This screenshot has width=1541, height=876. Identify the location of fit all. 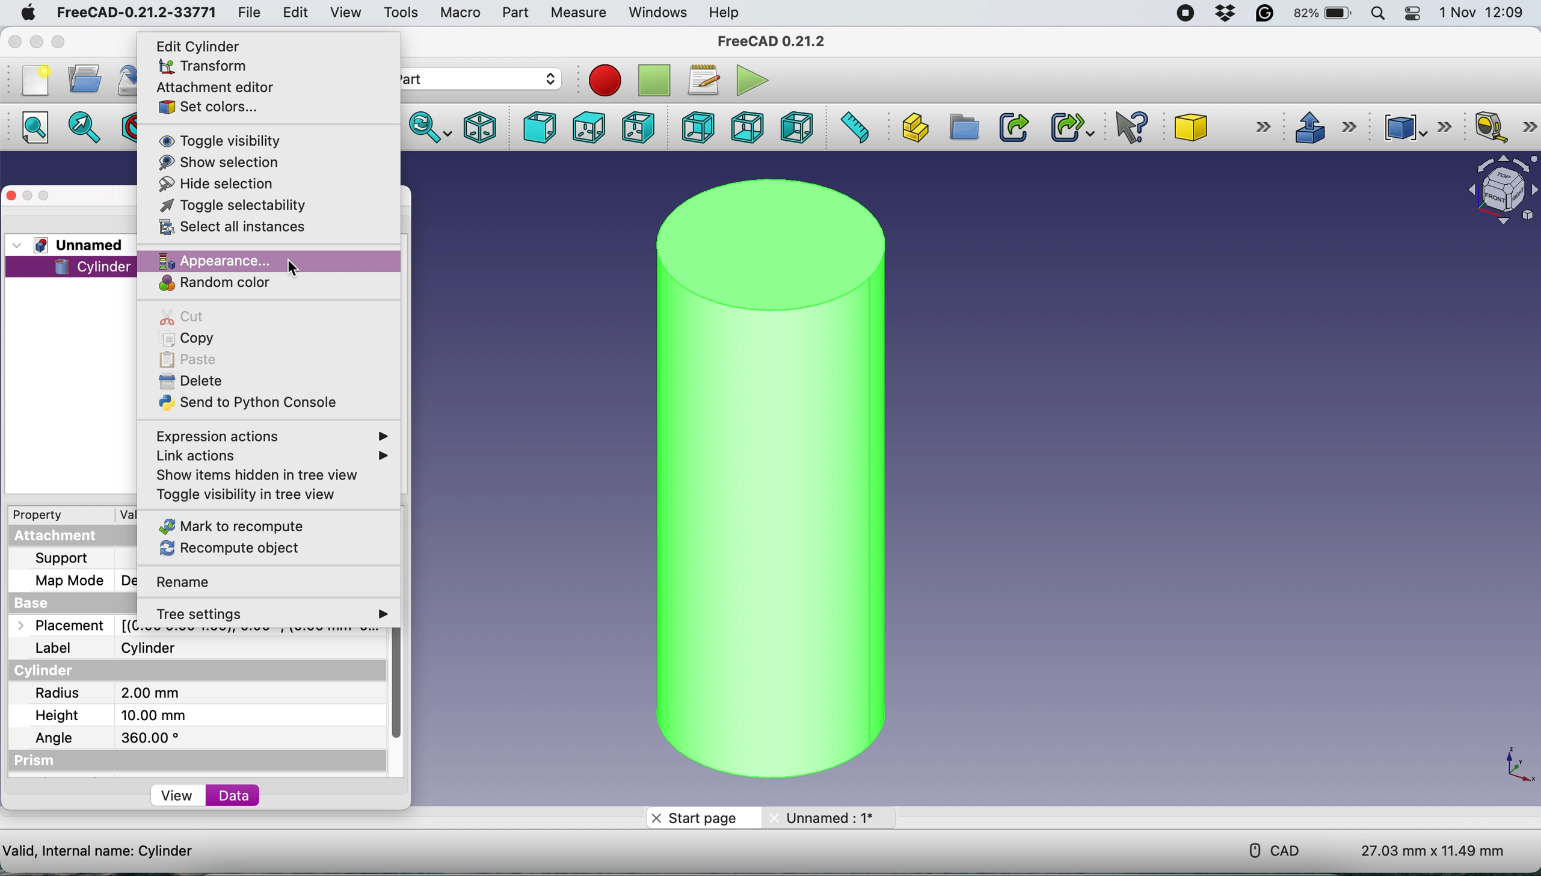
(32, 131).